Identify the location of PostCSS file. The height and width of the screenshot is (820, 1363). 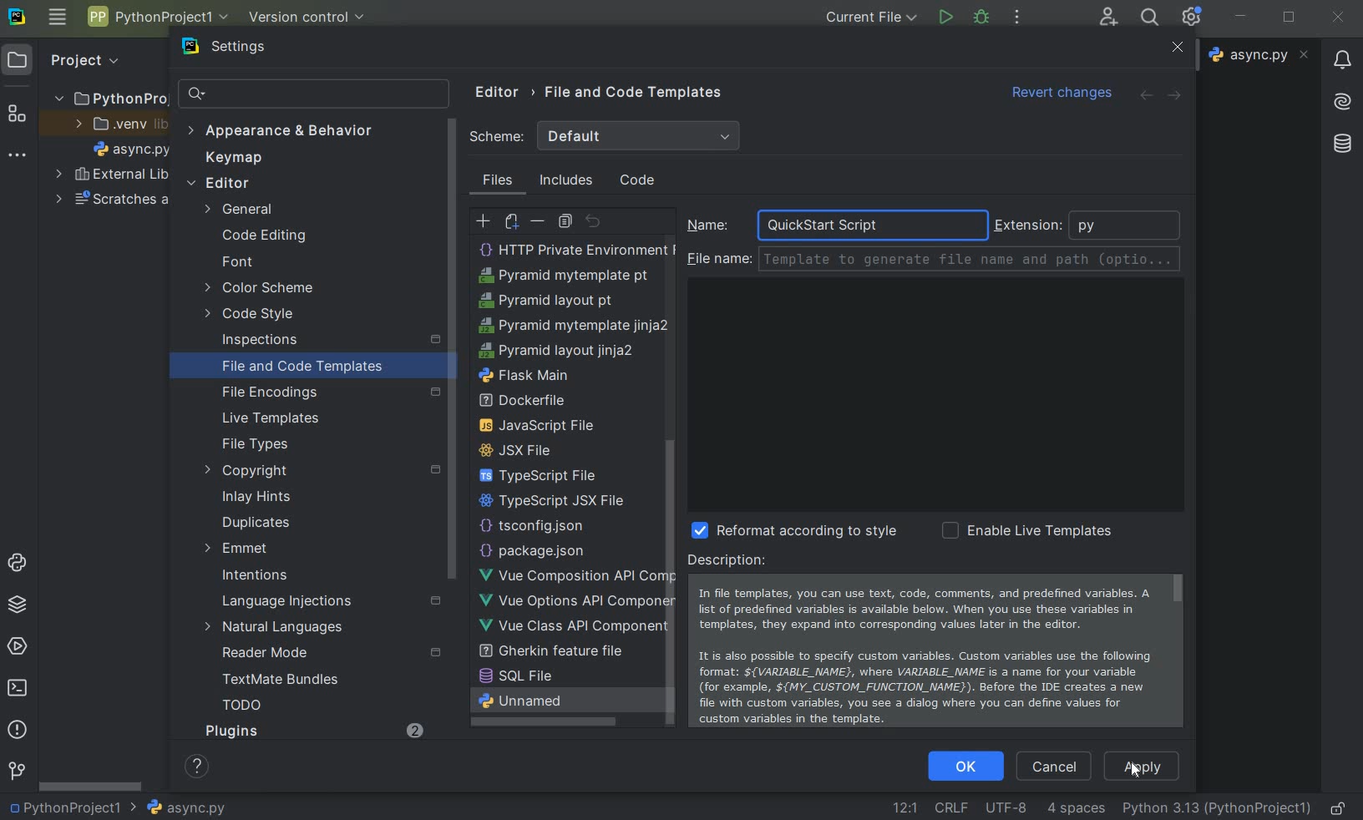
(563, 324).